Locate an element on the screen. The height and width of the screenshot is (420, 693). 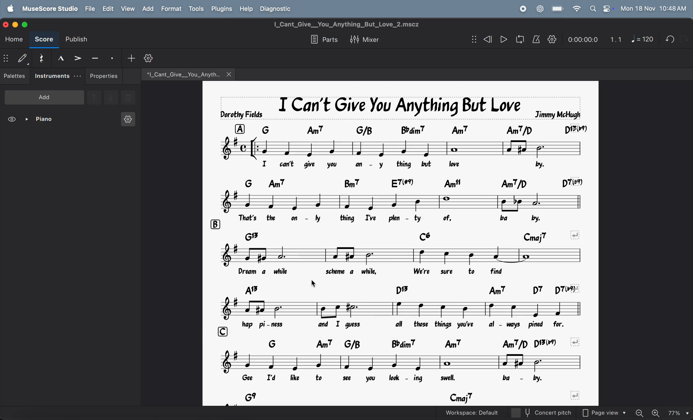
record is located at coordinates (523, 9).